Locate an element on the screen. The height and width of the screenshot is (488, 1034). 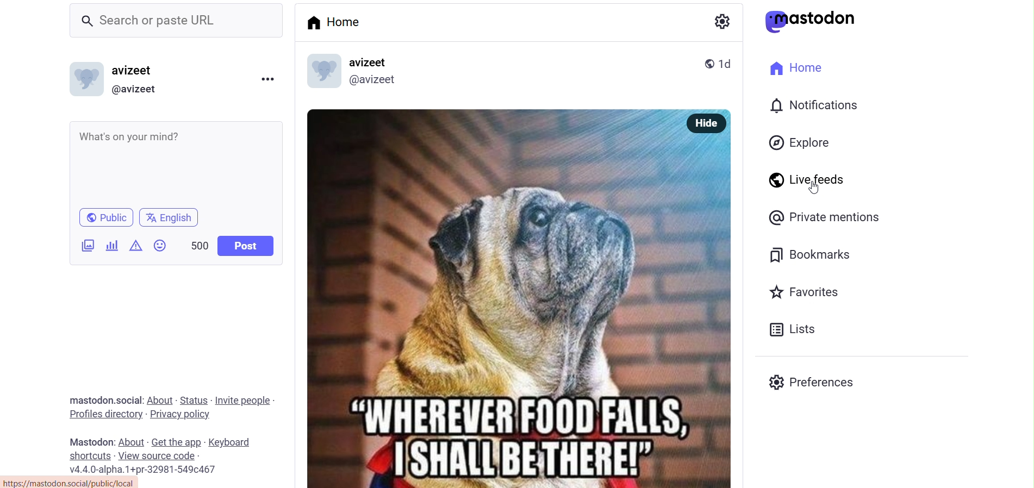
live feed is located at coordinates (805, 182).